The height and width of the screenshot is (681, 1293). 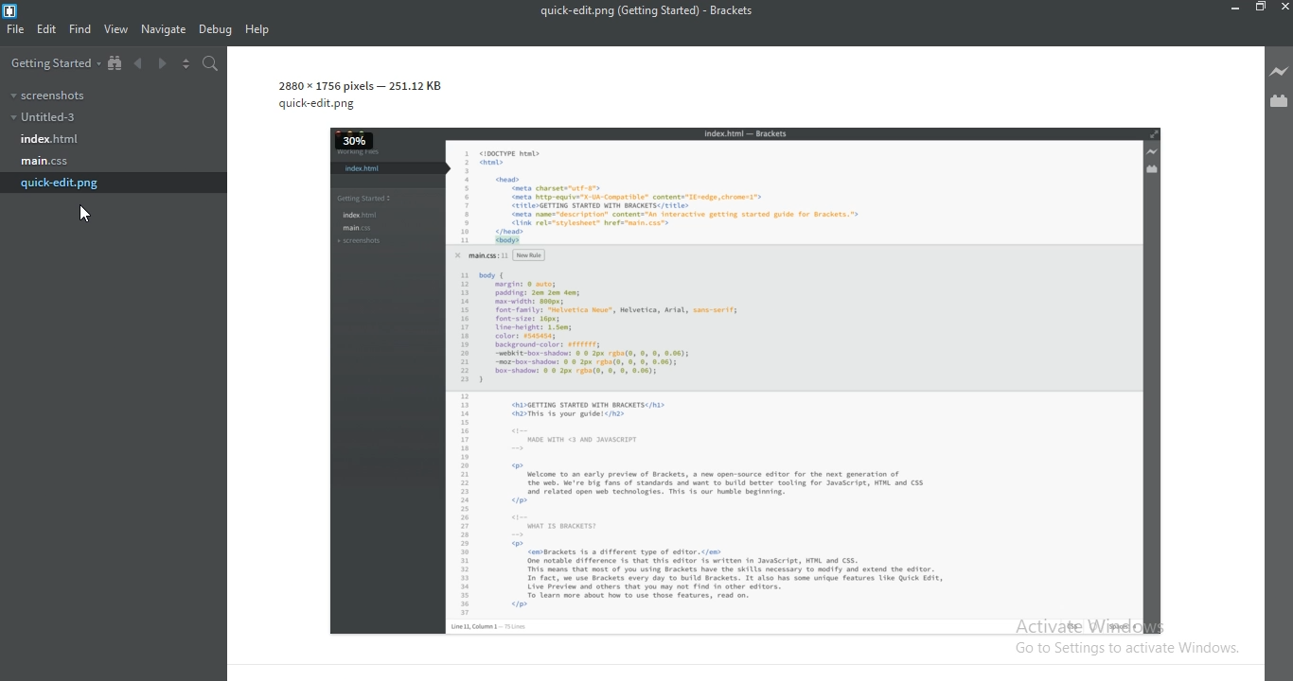 What do you see at coordinates (208, 63) in the screenshot?
I see `search` at bounding box center [208, 63].